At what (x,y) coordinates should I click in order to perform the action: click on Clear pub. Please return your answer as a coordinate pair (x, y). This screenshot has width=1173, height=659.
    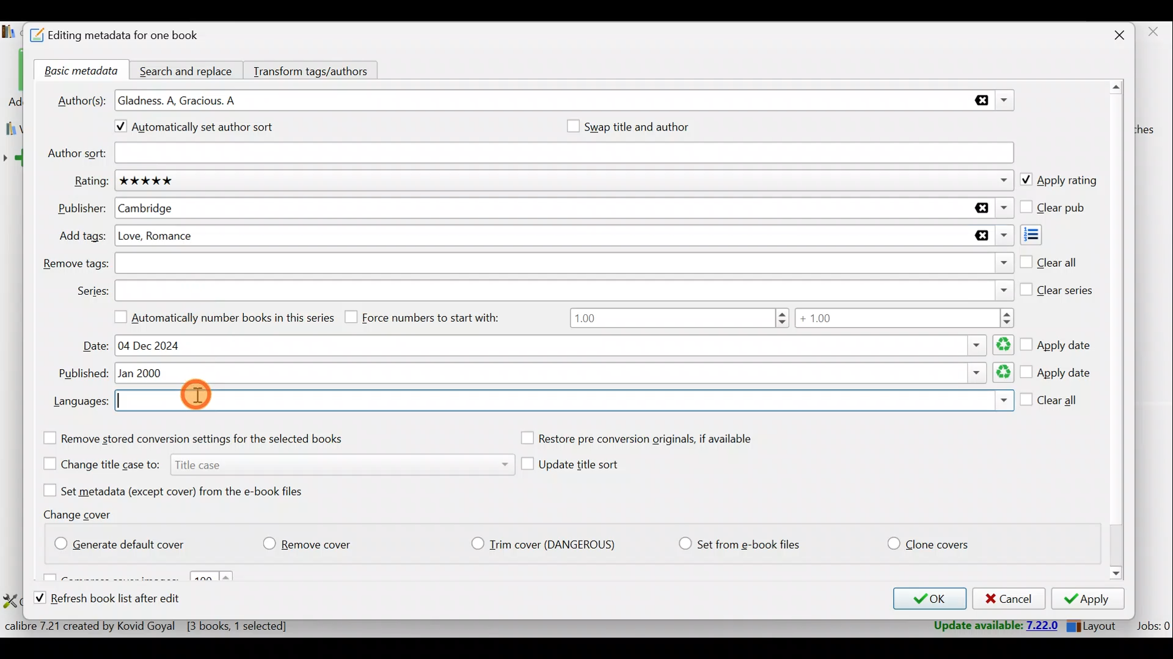
    Looking at the image, I should click on (1055, 208).